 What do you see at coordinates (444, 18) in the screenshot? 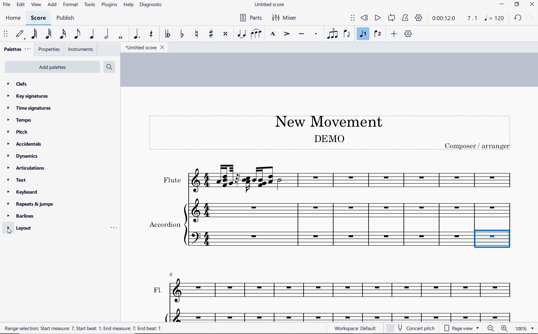
I see `playback time` at bounding box center [444, 18].